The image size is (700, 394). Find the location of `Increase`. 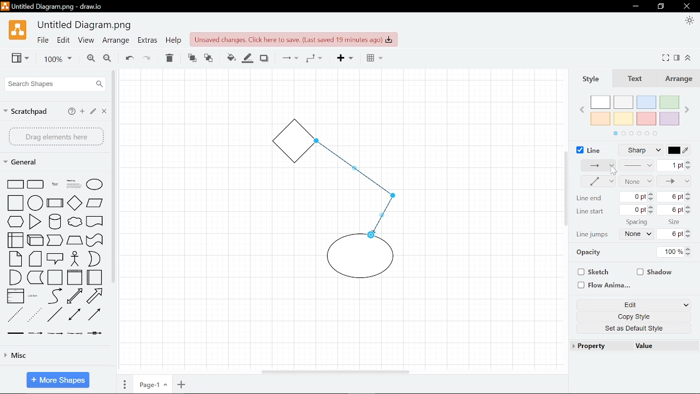

Increase is located at coordinates (690, 231).